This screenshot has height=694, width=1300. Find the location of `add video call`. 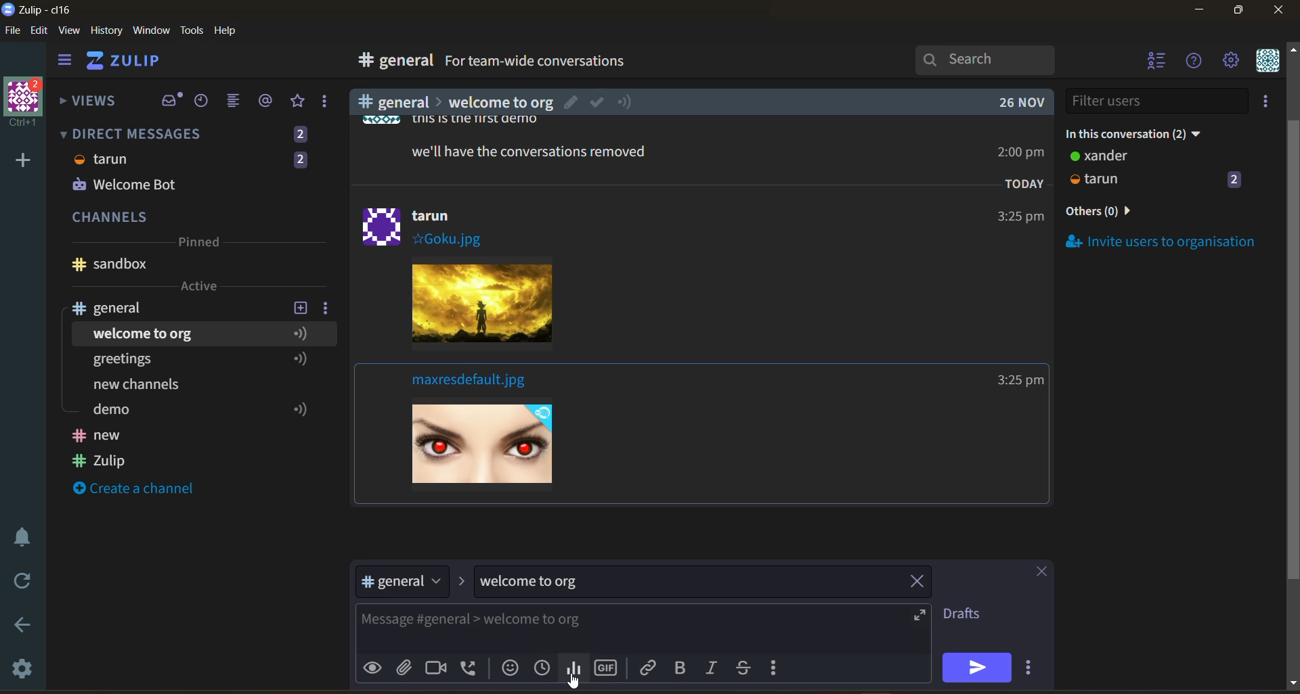

add video call is located at coordinates (435, 670).